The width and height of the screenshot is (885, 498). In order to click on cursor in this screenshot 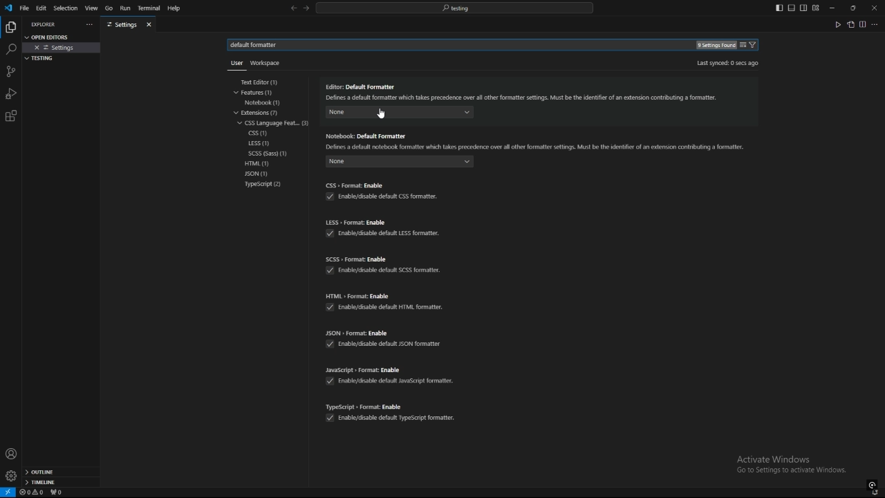, I will do `click(378, 117)`.